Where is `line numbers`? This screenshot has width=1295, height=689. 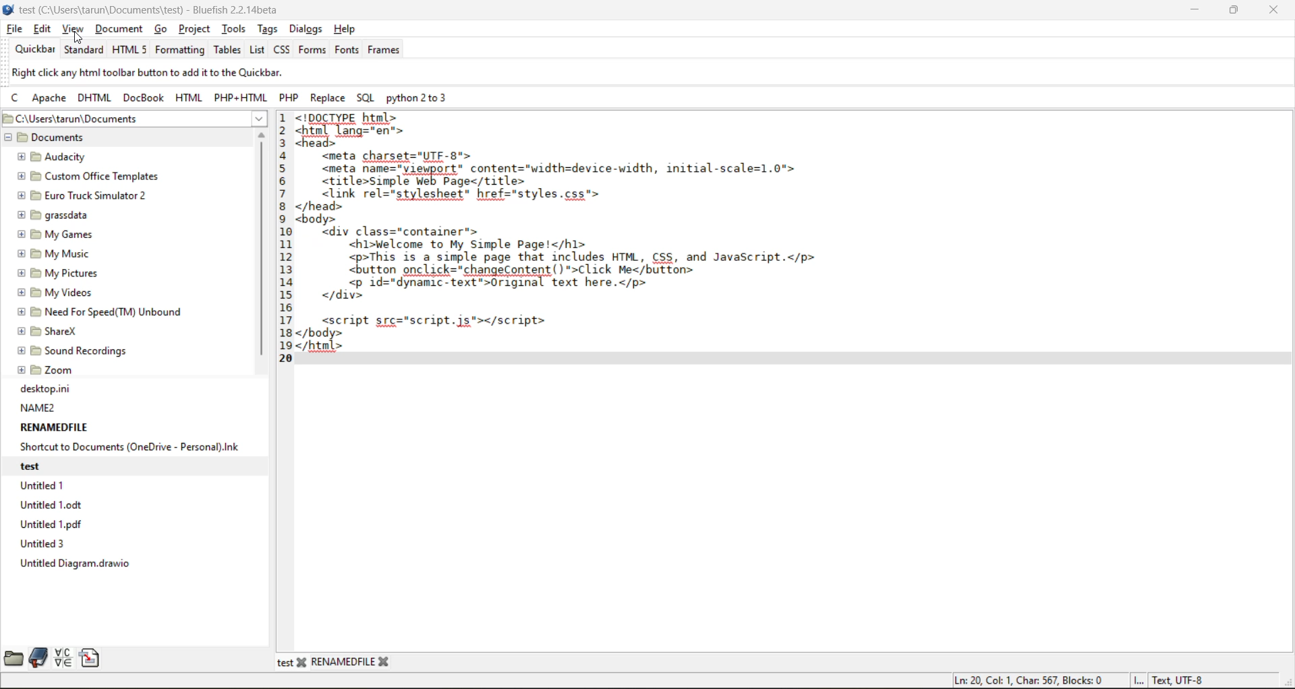
line numbers is located at coordinates (285, 235).